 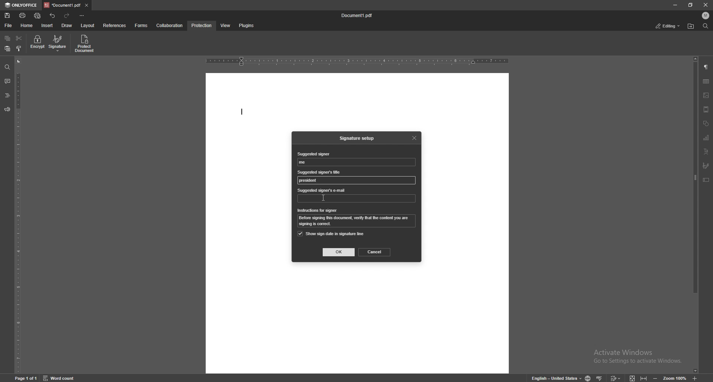 What do you see at coordinates (701, 378) in the screenshot?
I see `zoom in` at bounding box center [701, 378].